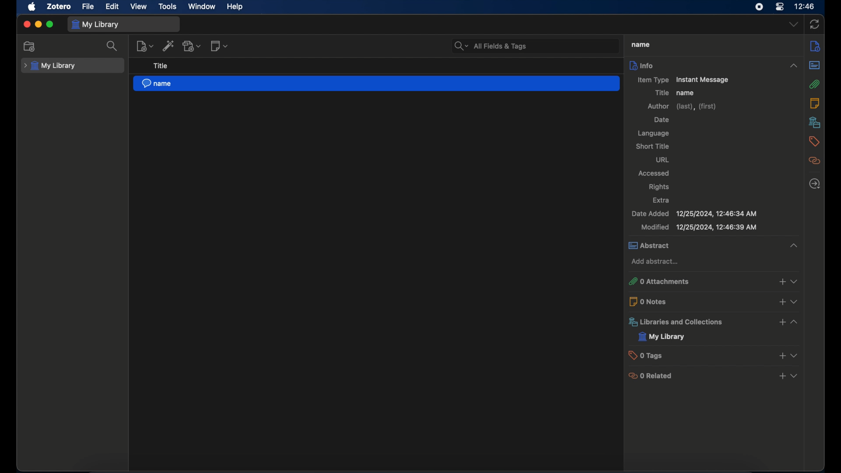  What do you see at coordinates (794, 25) in the screenshot?
I see `drop-down` at bounding box center [794, 25].